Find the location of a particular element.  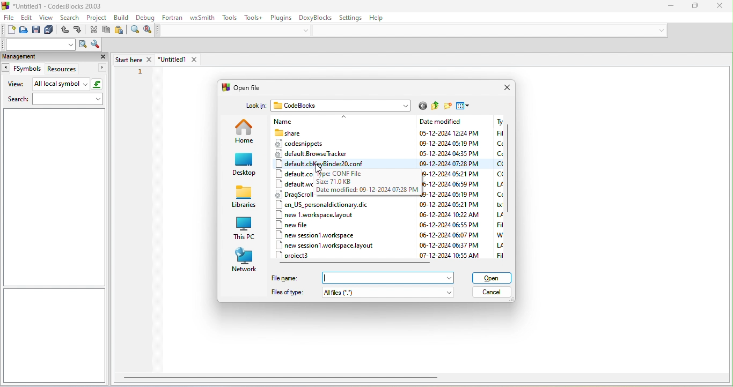

new file is located at coordinates (294, 225).